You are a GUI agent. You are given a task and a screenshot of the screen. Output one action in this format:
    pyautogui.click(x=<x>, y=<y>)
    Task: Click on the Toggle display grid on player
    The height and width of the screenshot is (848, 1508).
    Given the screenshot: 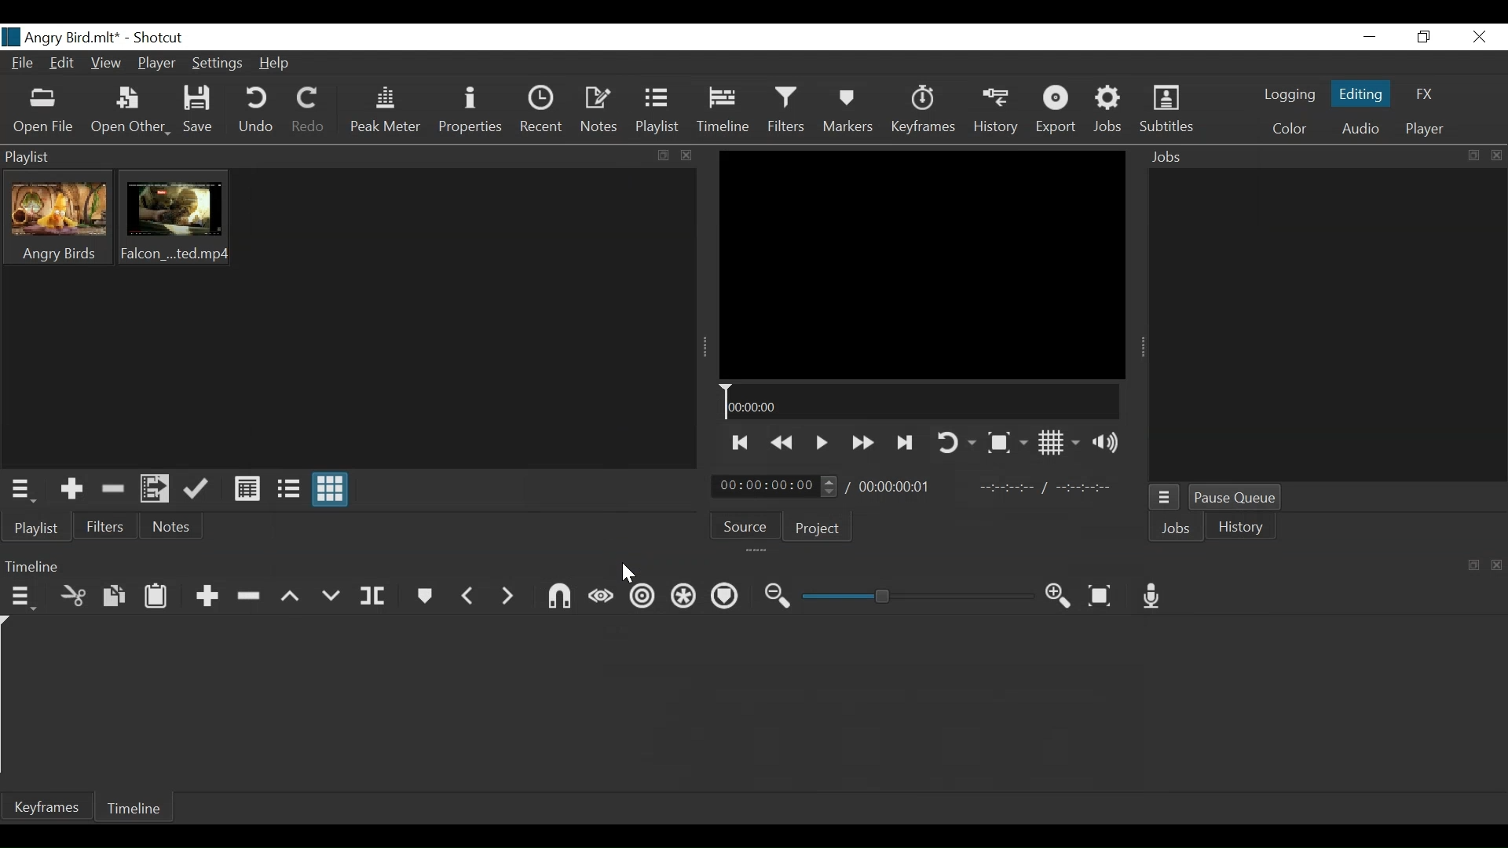 What is the action you would take?
    pyautogui.click(x=1061, y=443)
    